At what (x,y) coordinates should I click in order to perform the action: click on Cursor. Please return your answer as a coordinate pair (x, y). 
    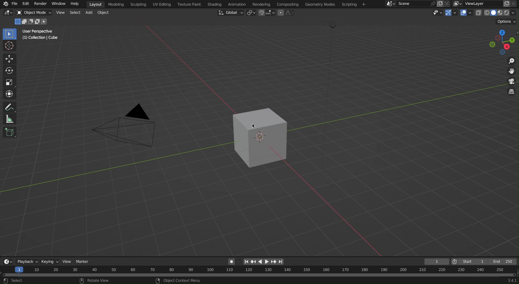
    Looking at the image, I should click on (9, 46).